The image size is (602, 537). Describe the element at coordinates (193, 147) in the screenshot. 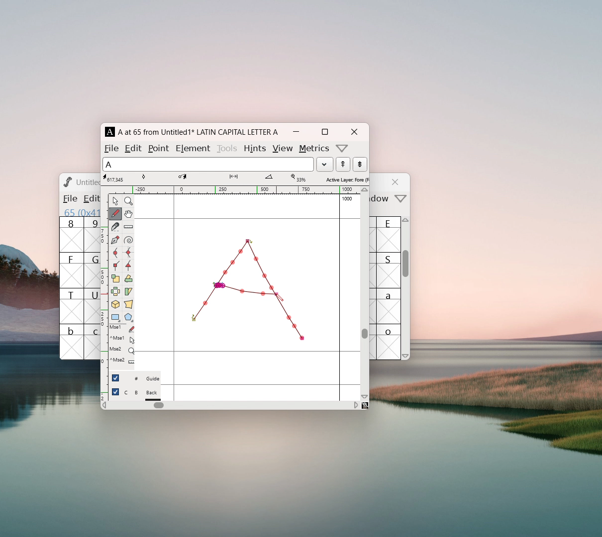

I see `element` at that location.